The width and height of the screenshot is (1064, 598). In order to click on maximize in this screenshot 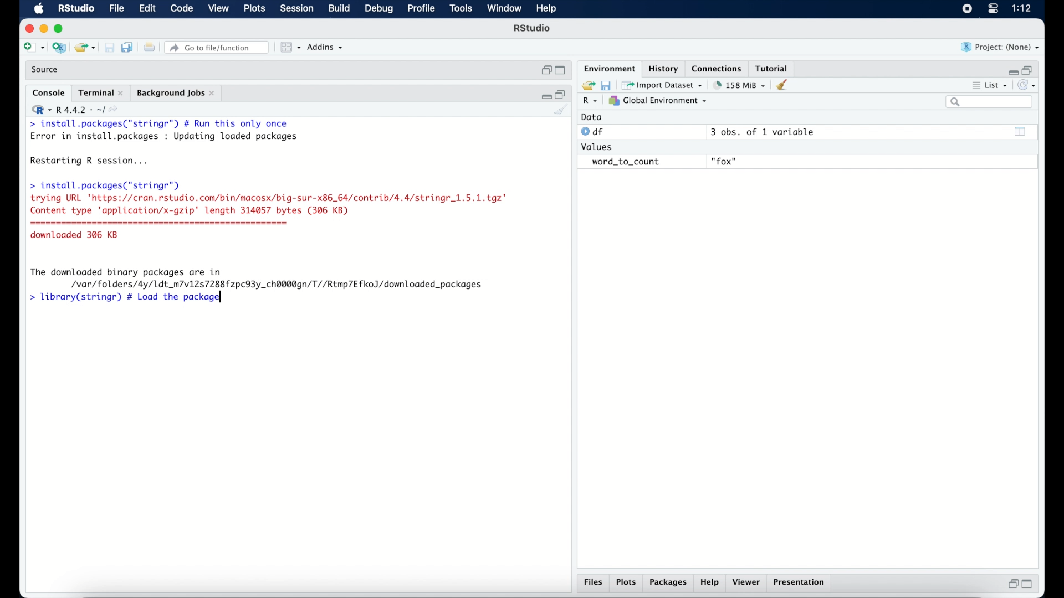, I will do `click(61, 29)`.